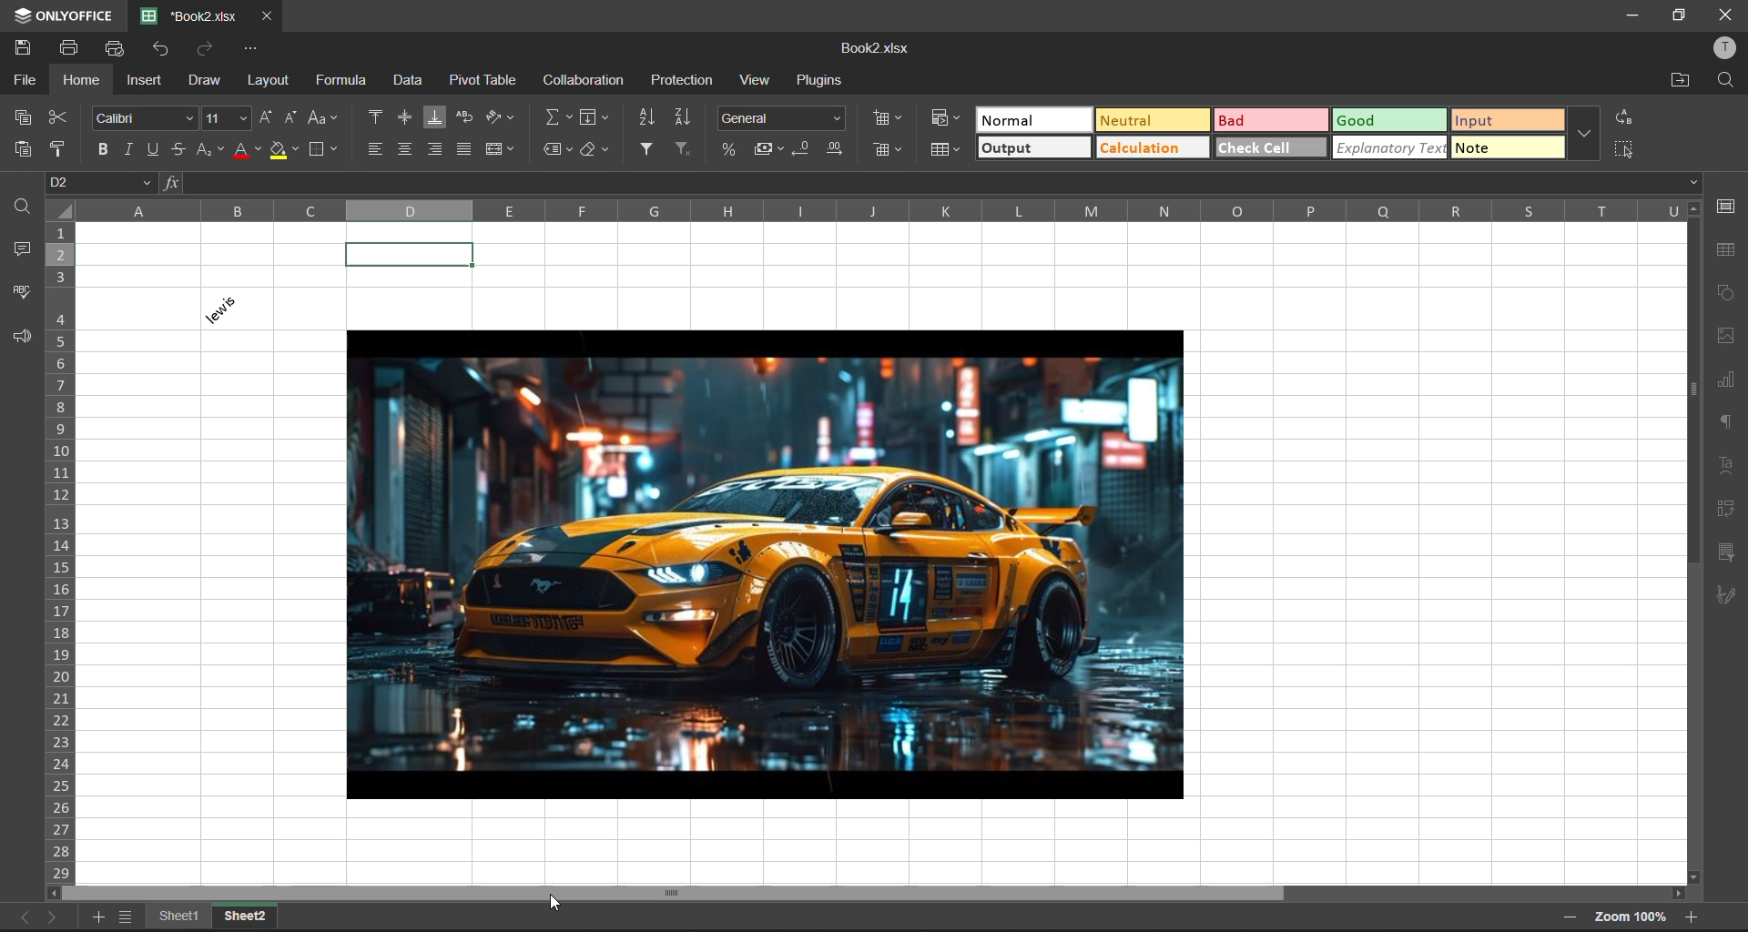 The image size is (1748, 932). I want to click on font color, so click(249, 152).